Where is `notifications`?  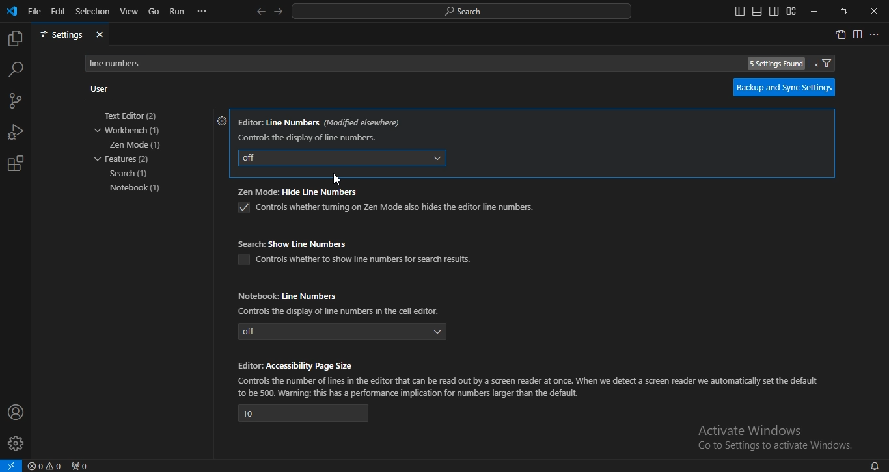 notifications is located at coordinates (874, 465).